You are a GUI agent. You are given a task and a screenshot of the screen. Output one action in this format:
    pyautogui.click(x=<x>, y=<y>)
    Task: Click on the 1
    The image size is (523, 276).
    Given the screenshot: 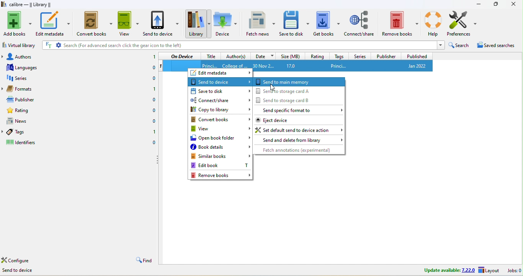 What is the action you would take?
    pyautogui.click(x=161, y=66)
    